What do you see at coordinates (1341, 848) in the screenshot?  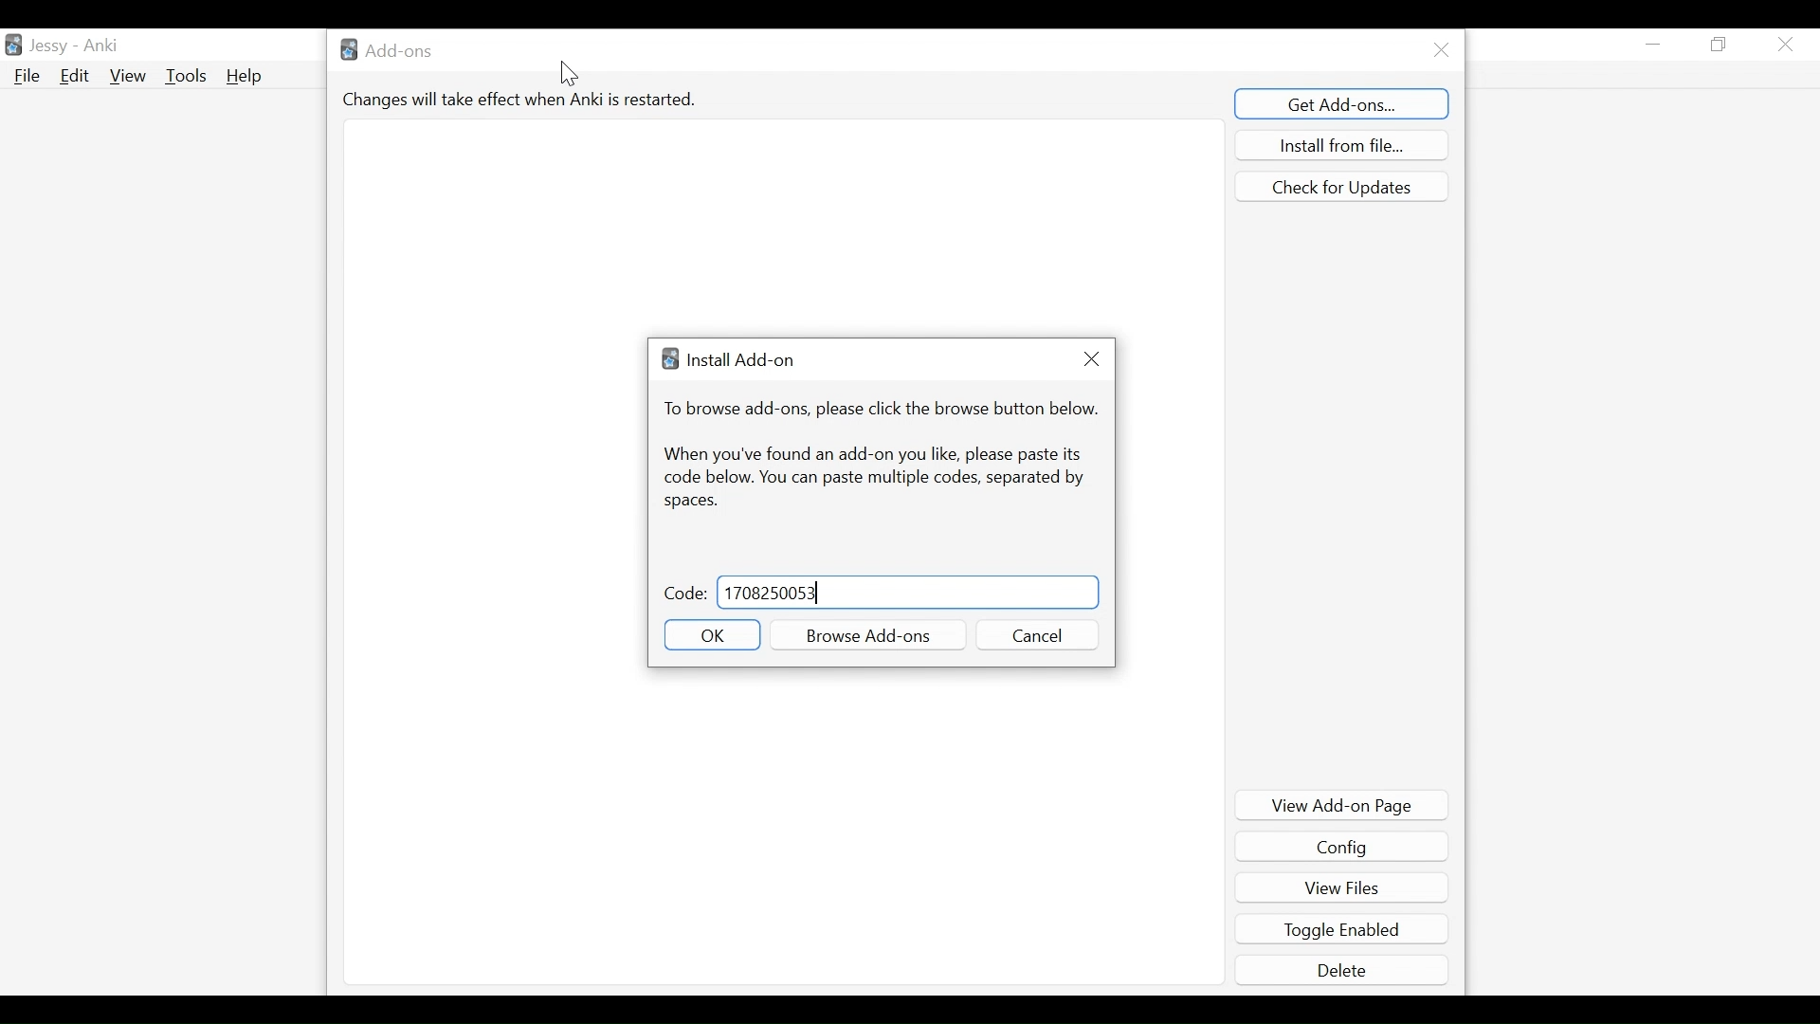 I see `Config` at bounding box center [1341, 848].